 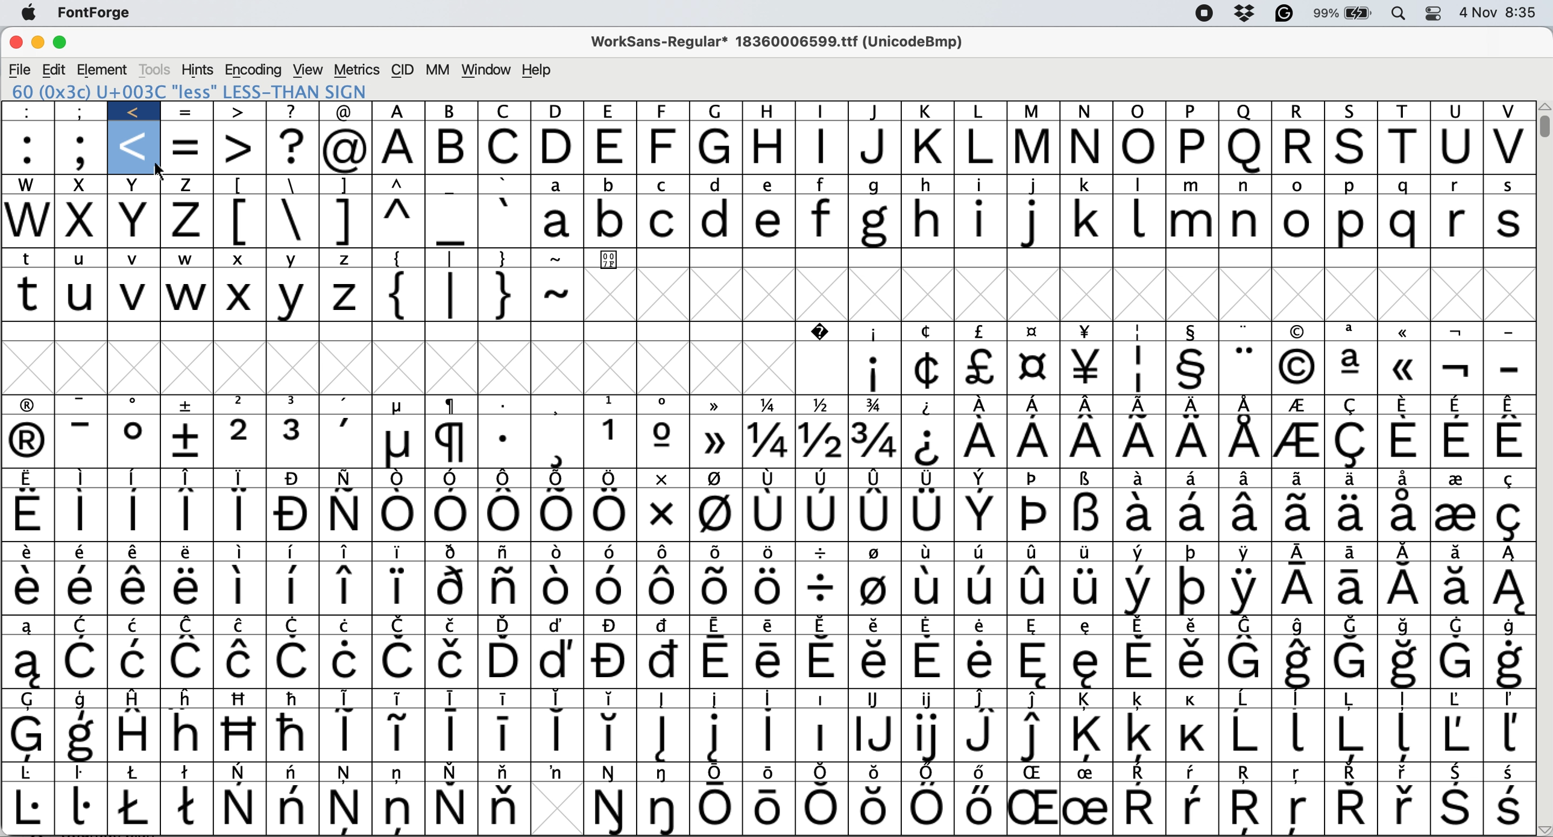 I want to click on Symbol, so click(x=131, y=554).